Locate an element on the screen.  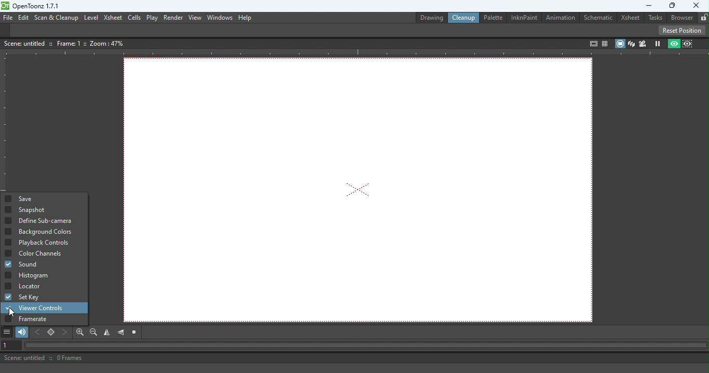
Camera view is located at coordinates (644, 42).